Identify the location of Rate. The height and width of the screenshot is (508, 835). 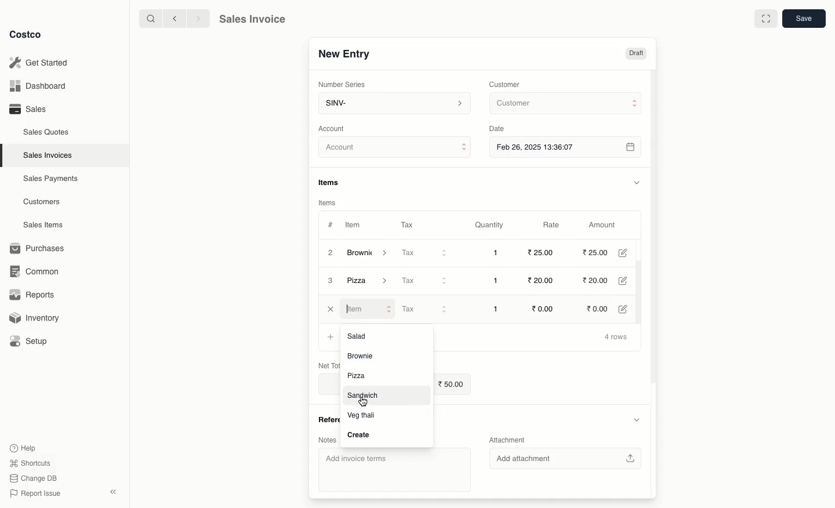
(553, 225).